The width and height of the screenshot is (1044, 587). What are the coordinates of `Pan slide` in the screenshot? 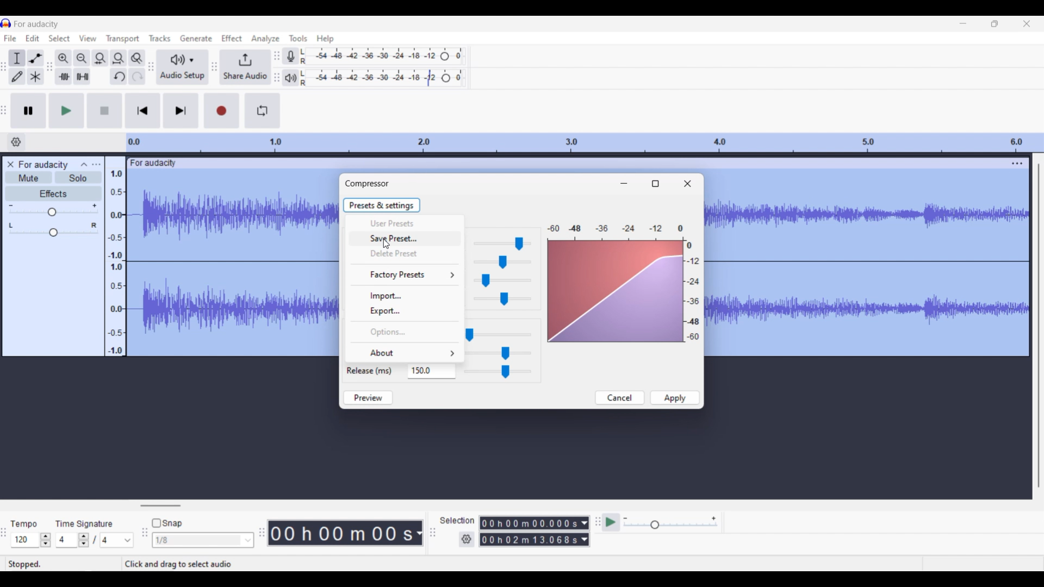 It's located at (53, 229).